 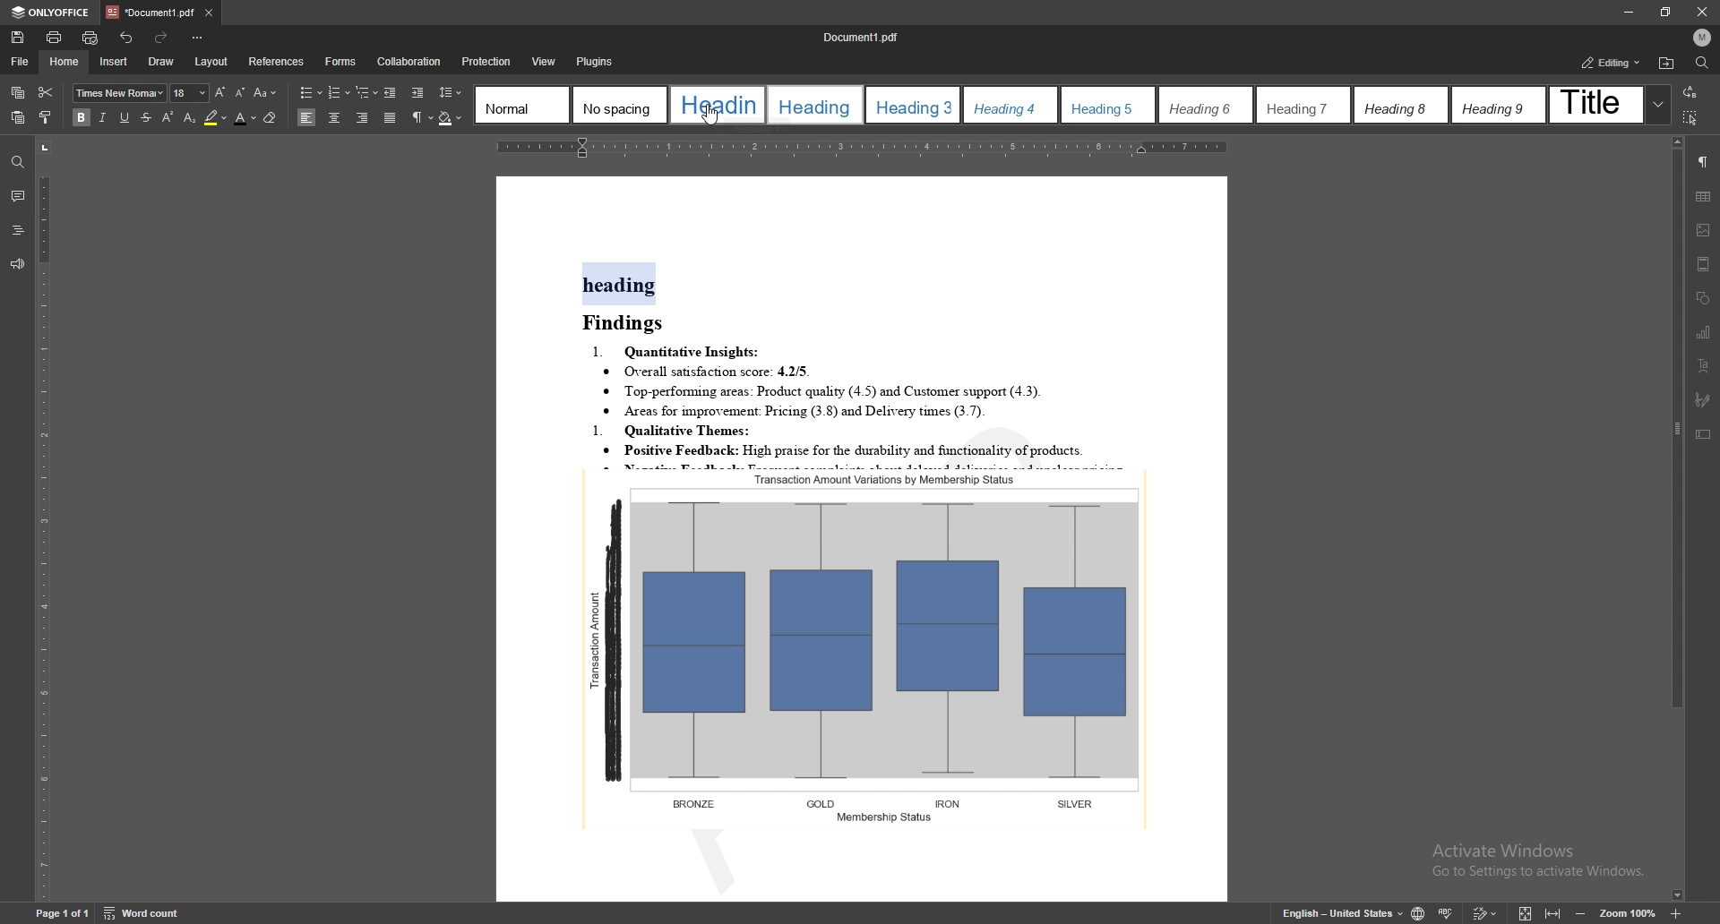 What do you see at coordinates (121, 92) in the screenshot?
I see `font type` at bounding box center [121, 92].